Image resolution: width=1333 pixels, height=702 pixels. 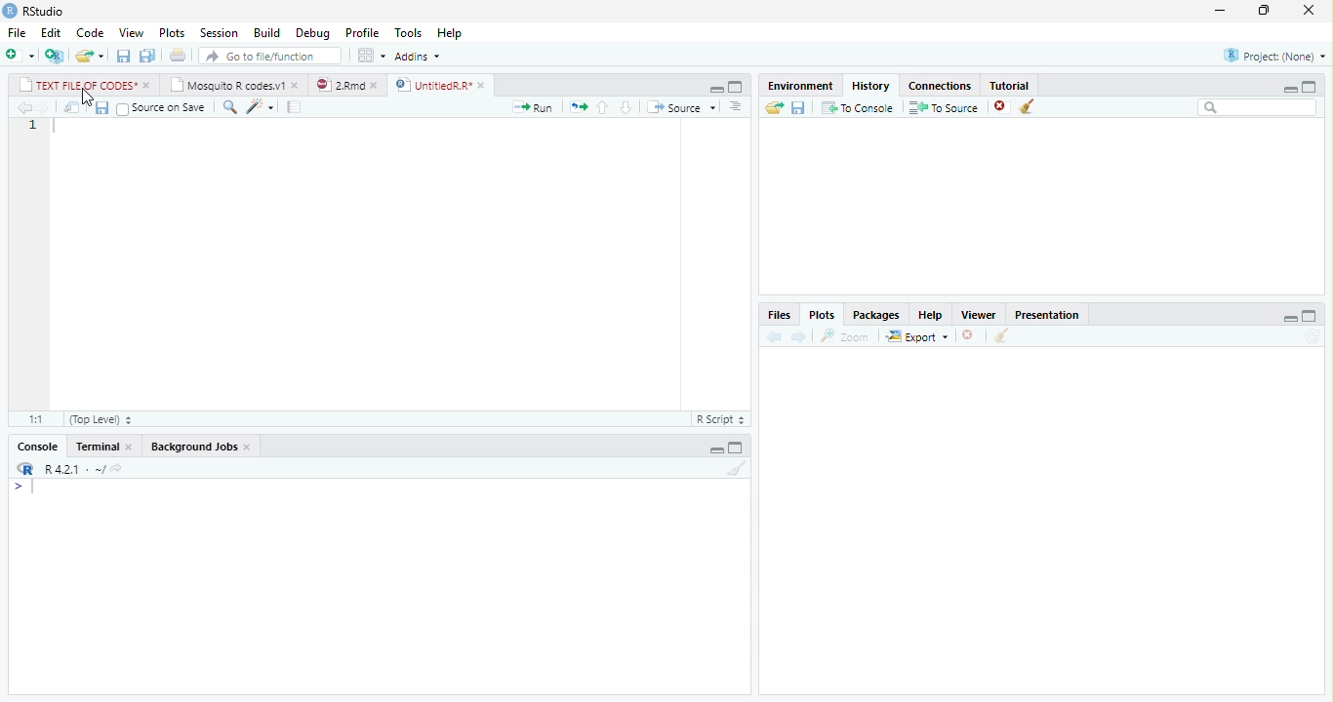 What do you see at coordinates (261, 107) in the screenshot?
I see `code tools` at bounding box center [261, 107].